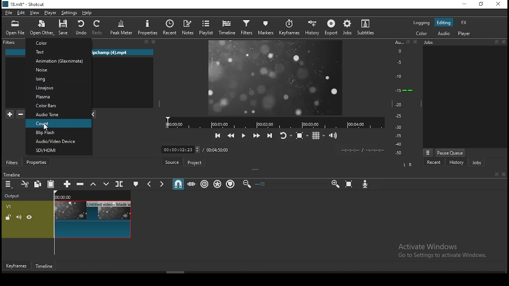 This screenshot has height=286, width=509. Describe the element at coordinates (35, 12) in the screenshot. I see `view` at that location.